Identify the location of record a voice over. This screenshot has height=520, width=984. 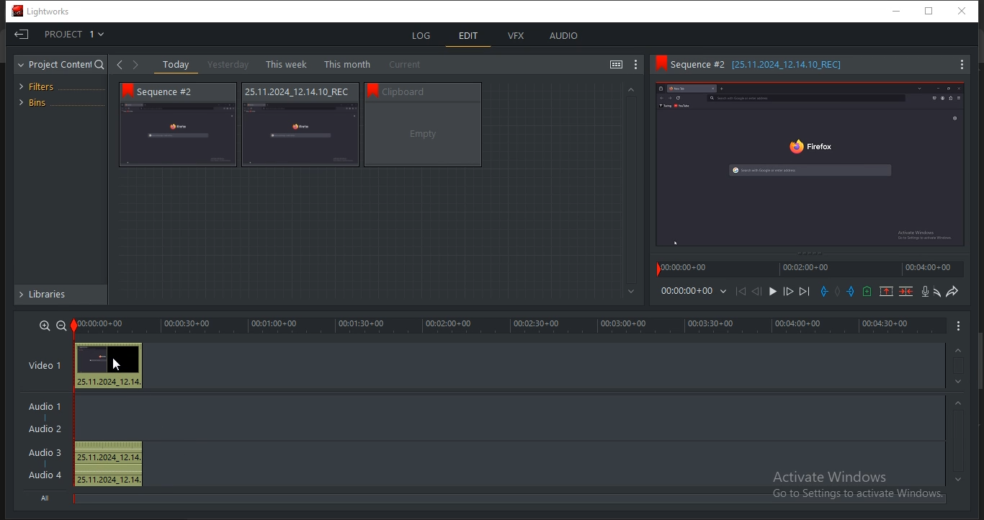
(923, 291).